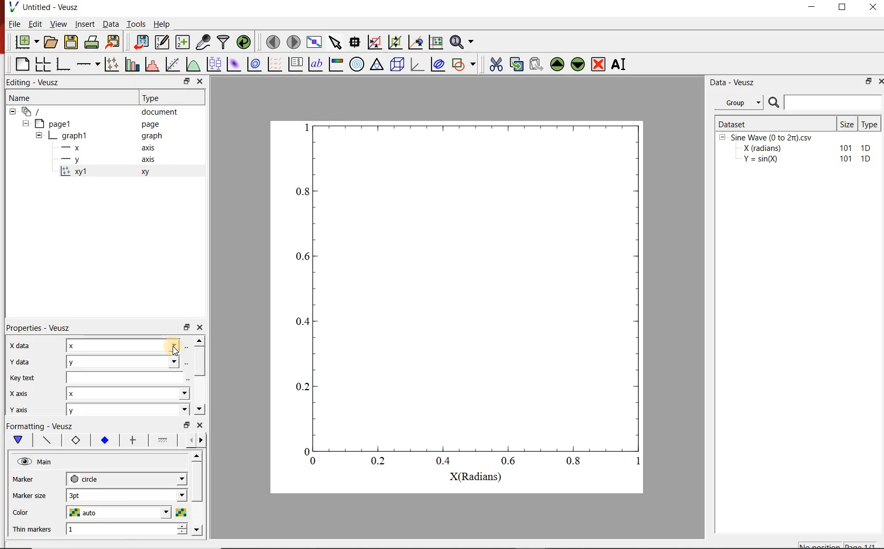 The image size is (884, 549). What do you see at coordinates (114, 42) in the screenshot?
I see `export to graphics` at bounding box center [114, 42].